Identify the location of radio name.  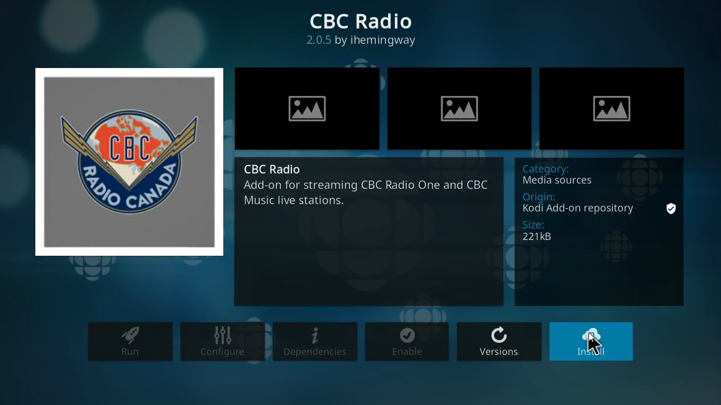
(366, 21).